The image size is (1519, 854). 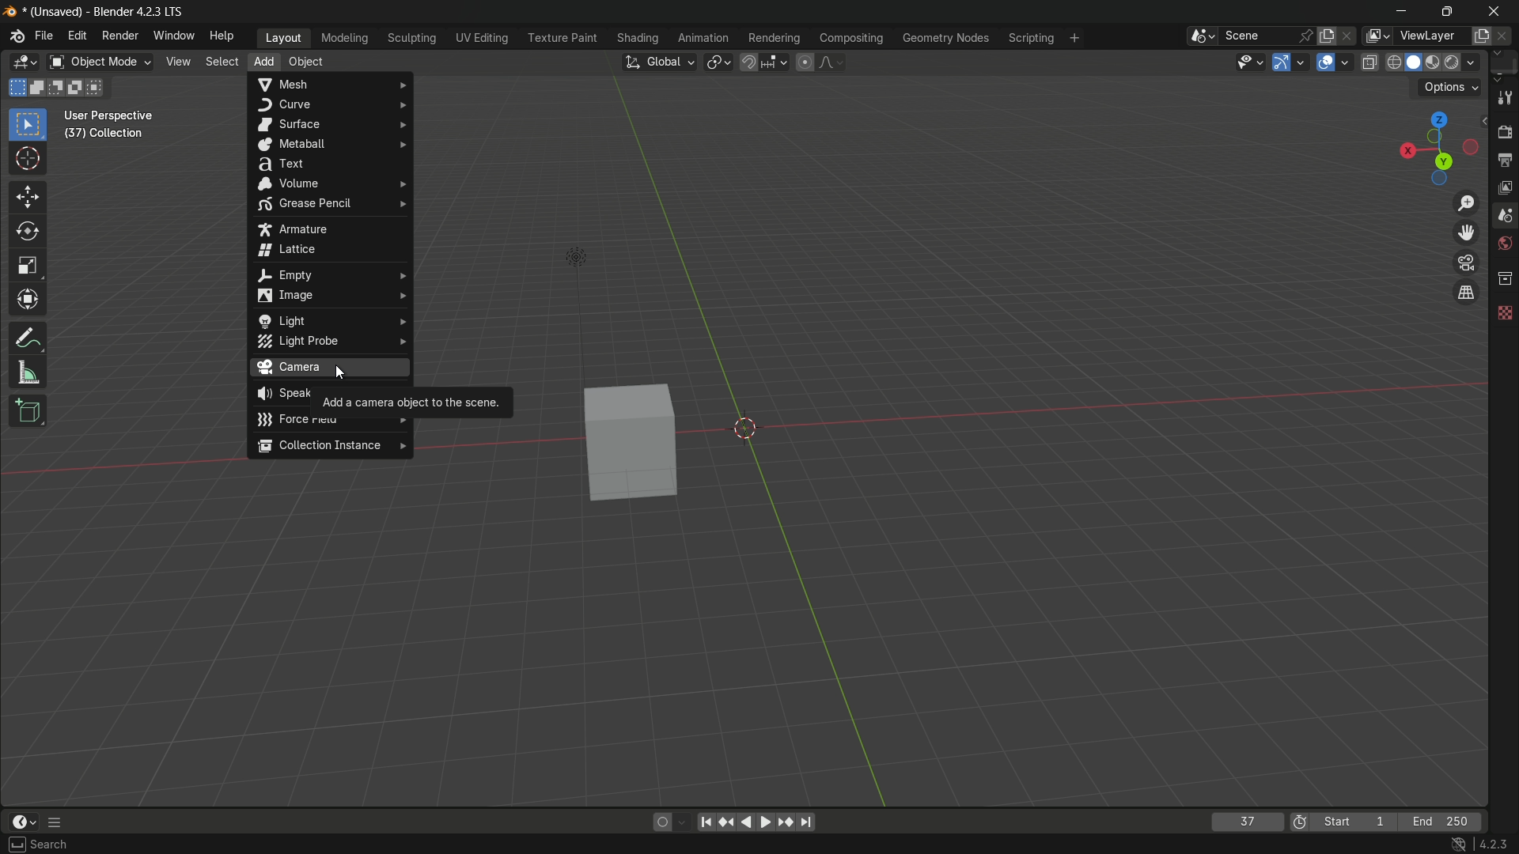 I want to click on shading menu, so click(x=638, y=39).